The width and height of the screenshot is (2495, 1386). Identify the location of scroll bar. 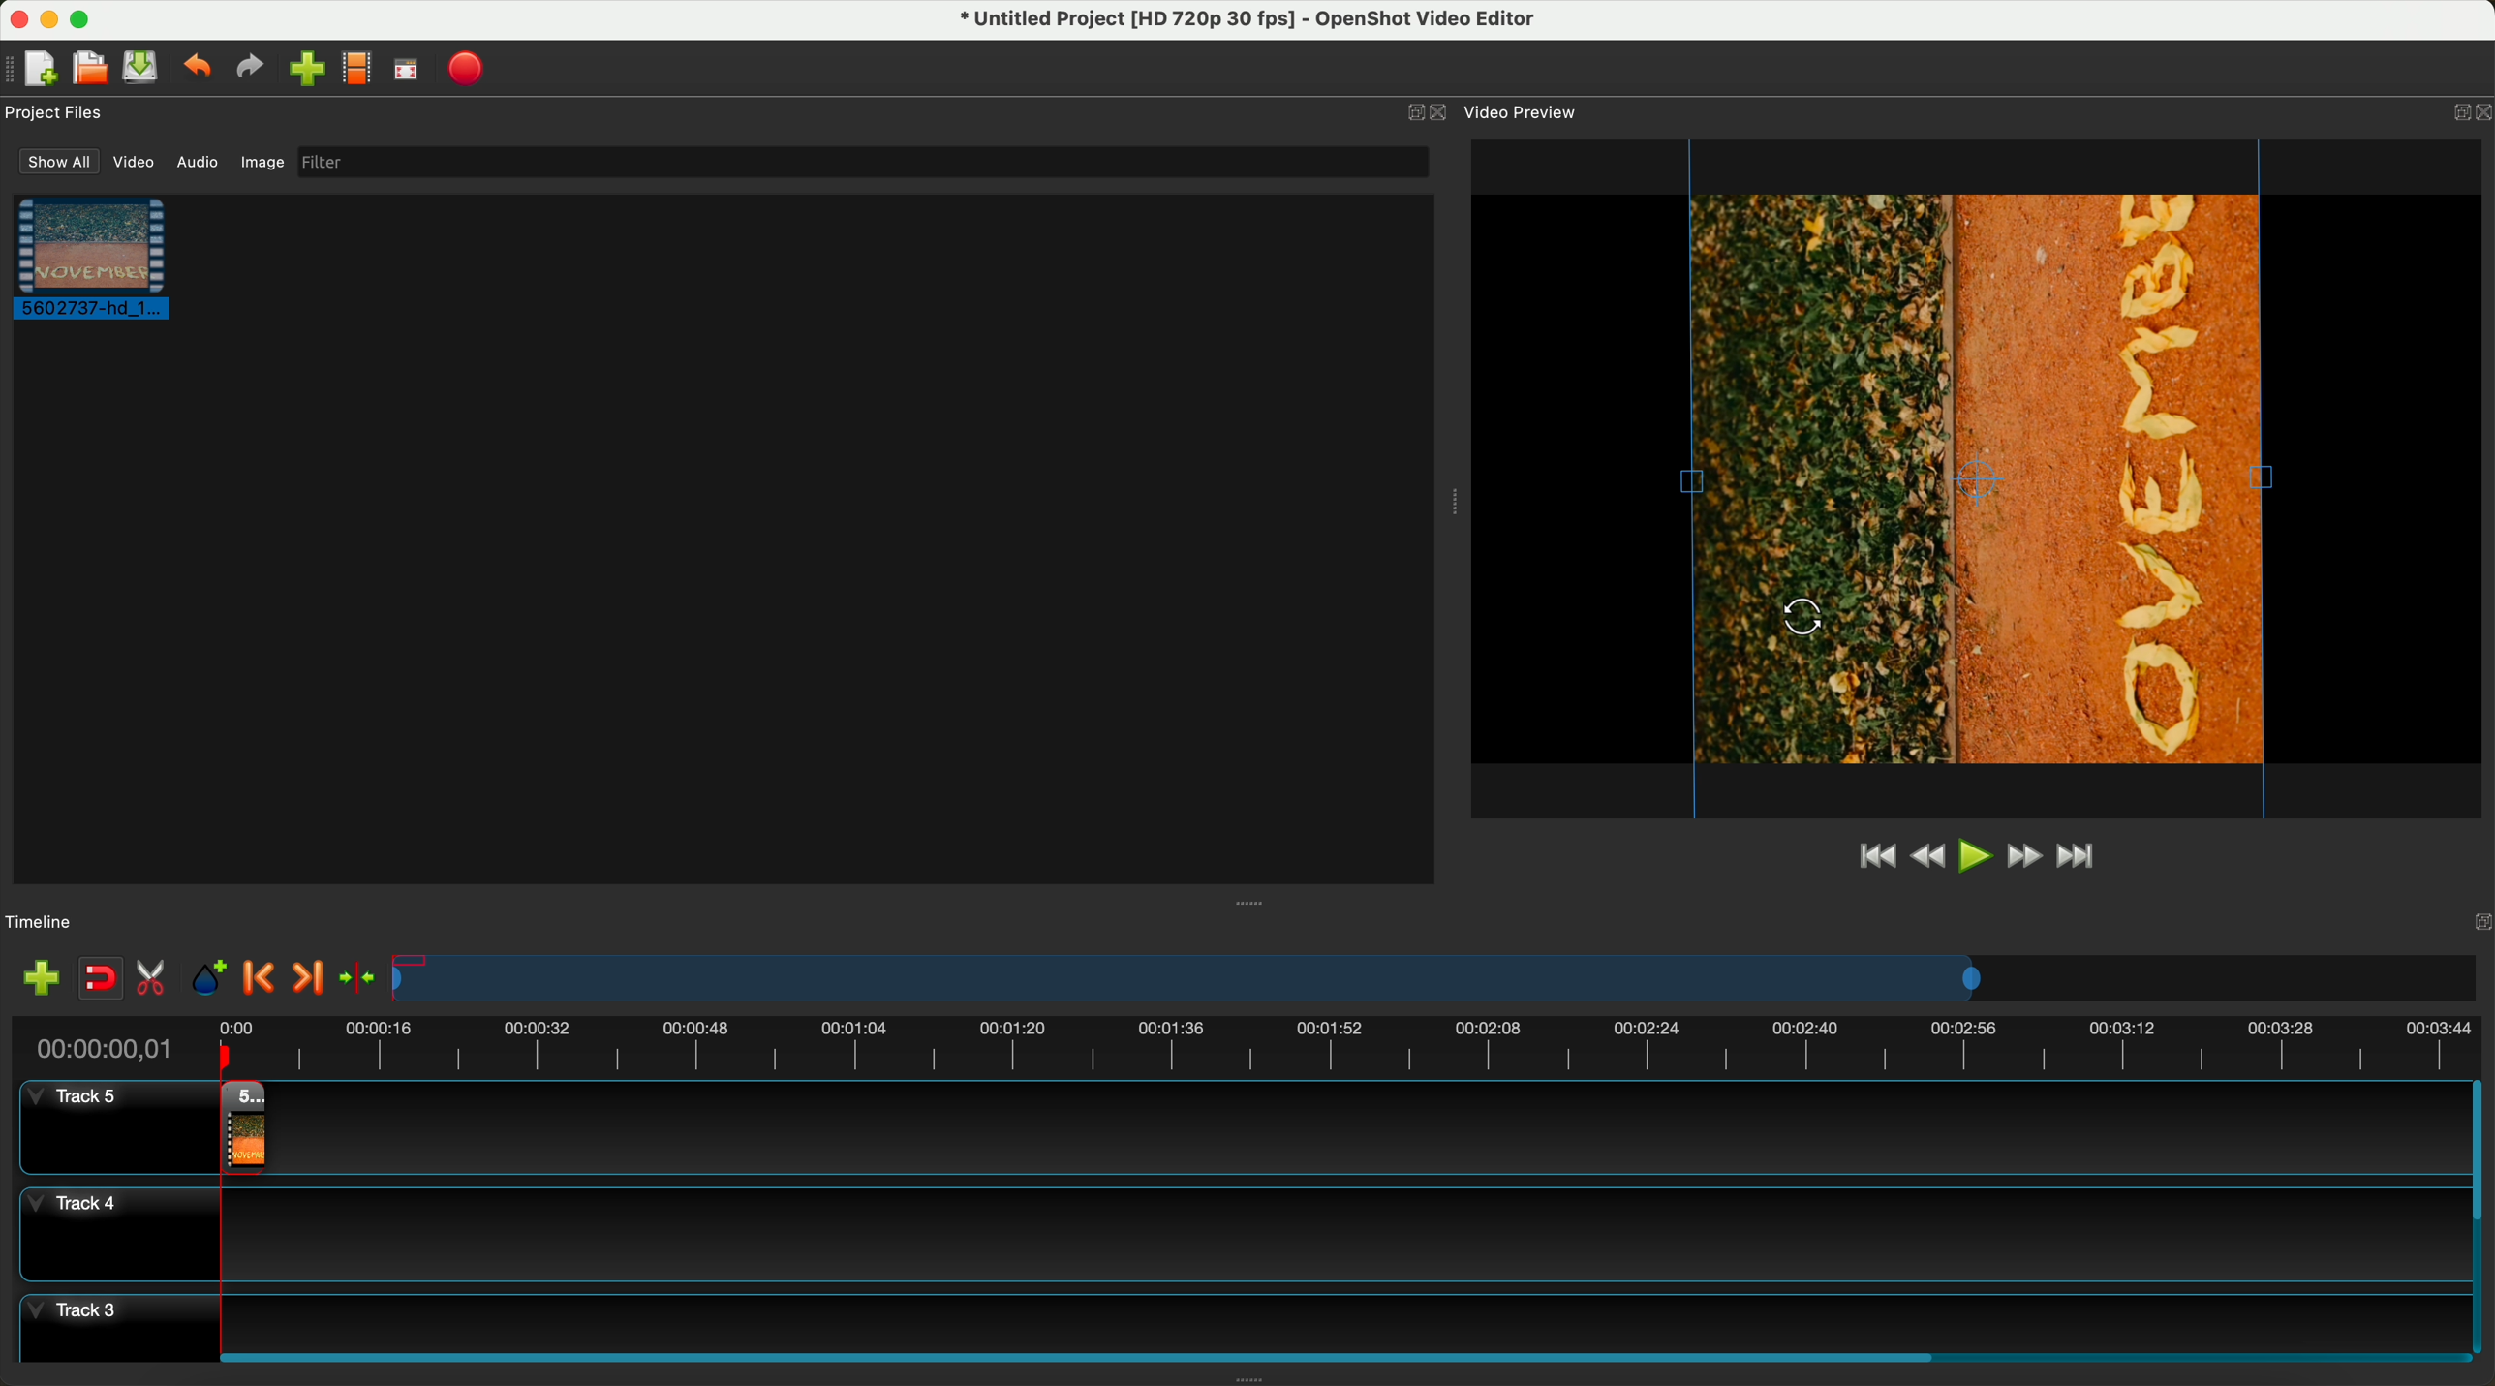
(1340, 1354).